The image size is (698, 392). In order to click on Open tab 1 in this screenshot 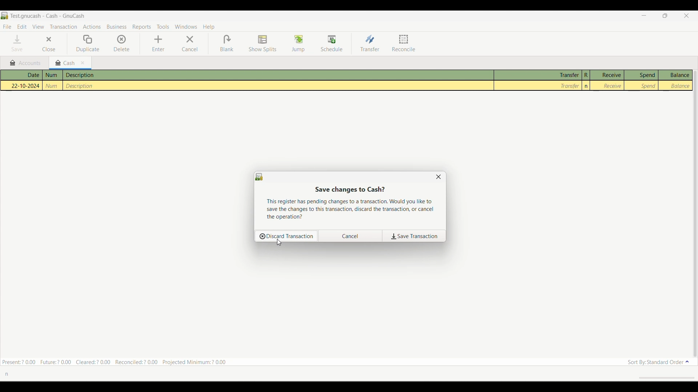, I will do `click(24, 63)`.